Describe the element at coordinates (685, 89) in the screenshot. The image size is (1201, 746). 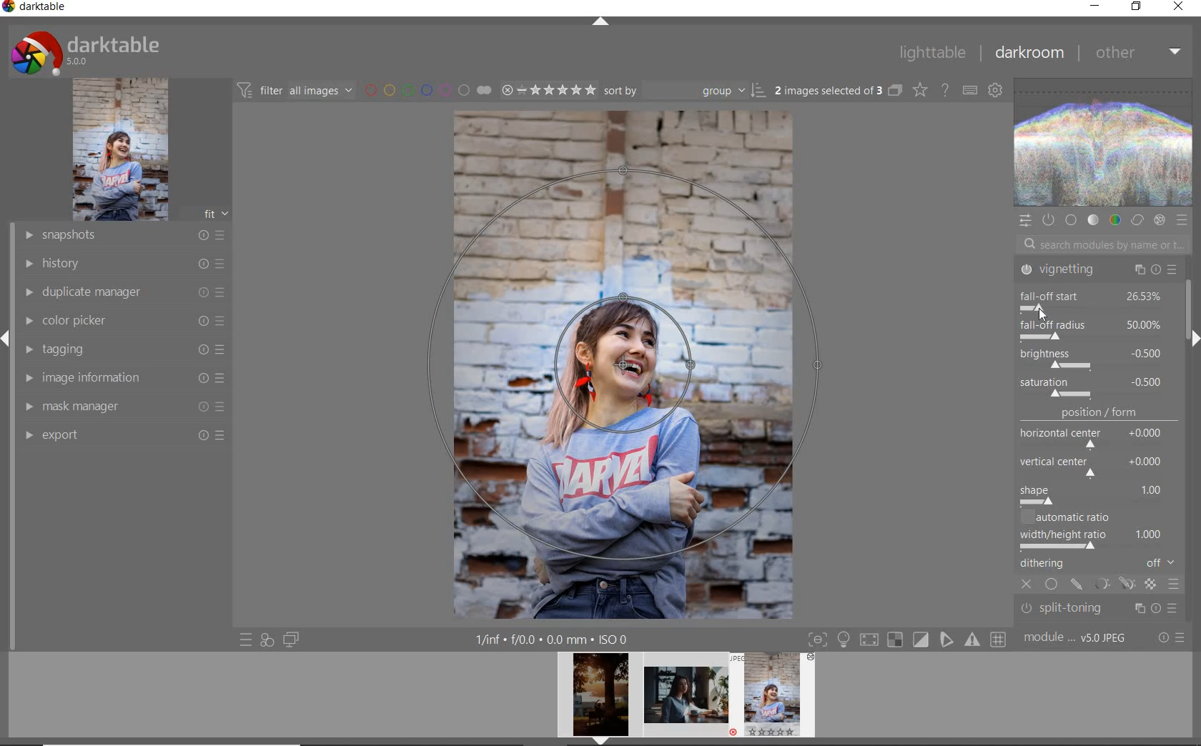
I see `SORT` at that location.